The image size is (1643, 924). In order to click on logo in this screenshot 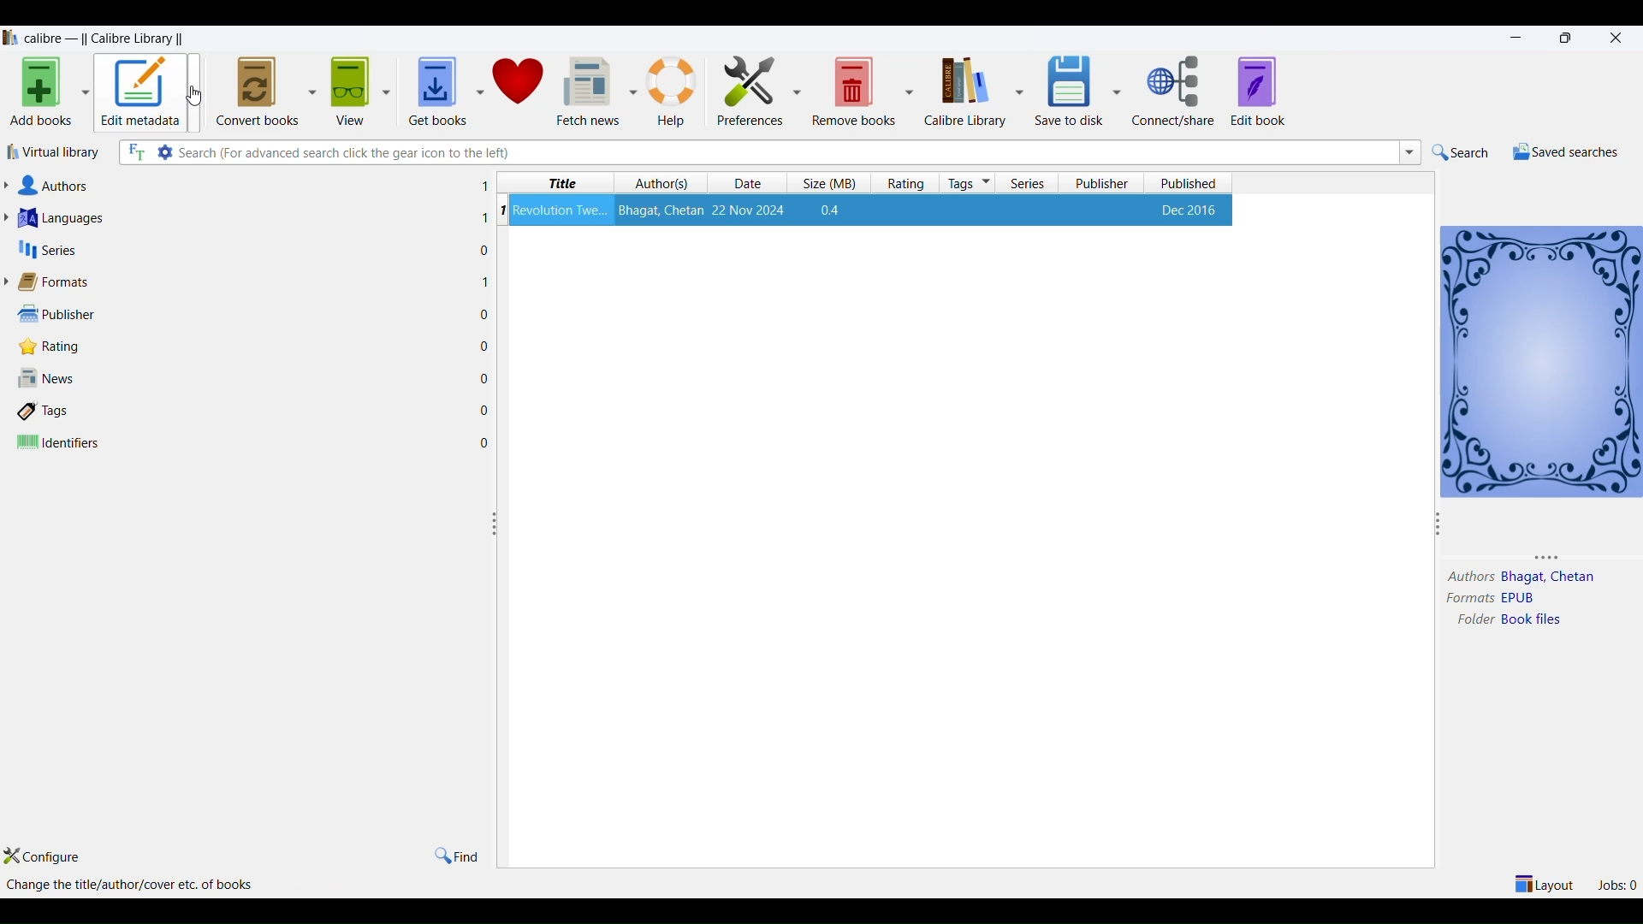, I will do `click(10, 36)`.